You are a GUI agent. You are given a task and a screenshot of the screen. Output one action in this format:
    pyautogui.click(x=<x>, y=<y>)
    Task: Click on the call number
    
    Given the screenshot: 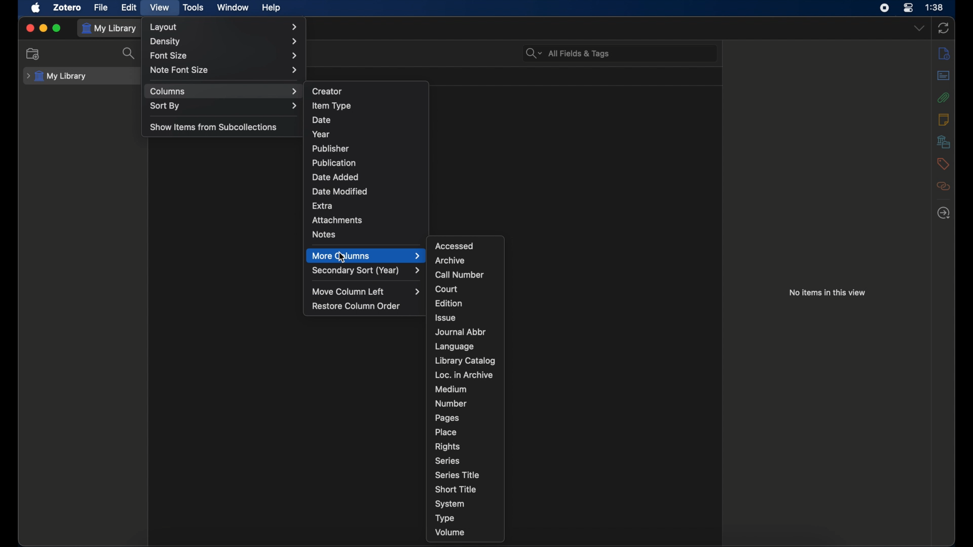 What is the action you would take?
    pyautogui.click(x=459, y=275)
    